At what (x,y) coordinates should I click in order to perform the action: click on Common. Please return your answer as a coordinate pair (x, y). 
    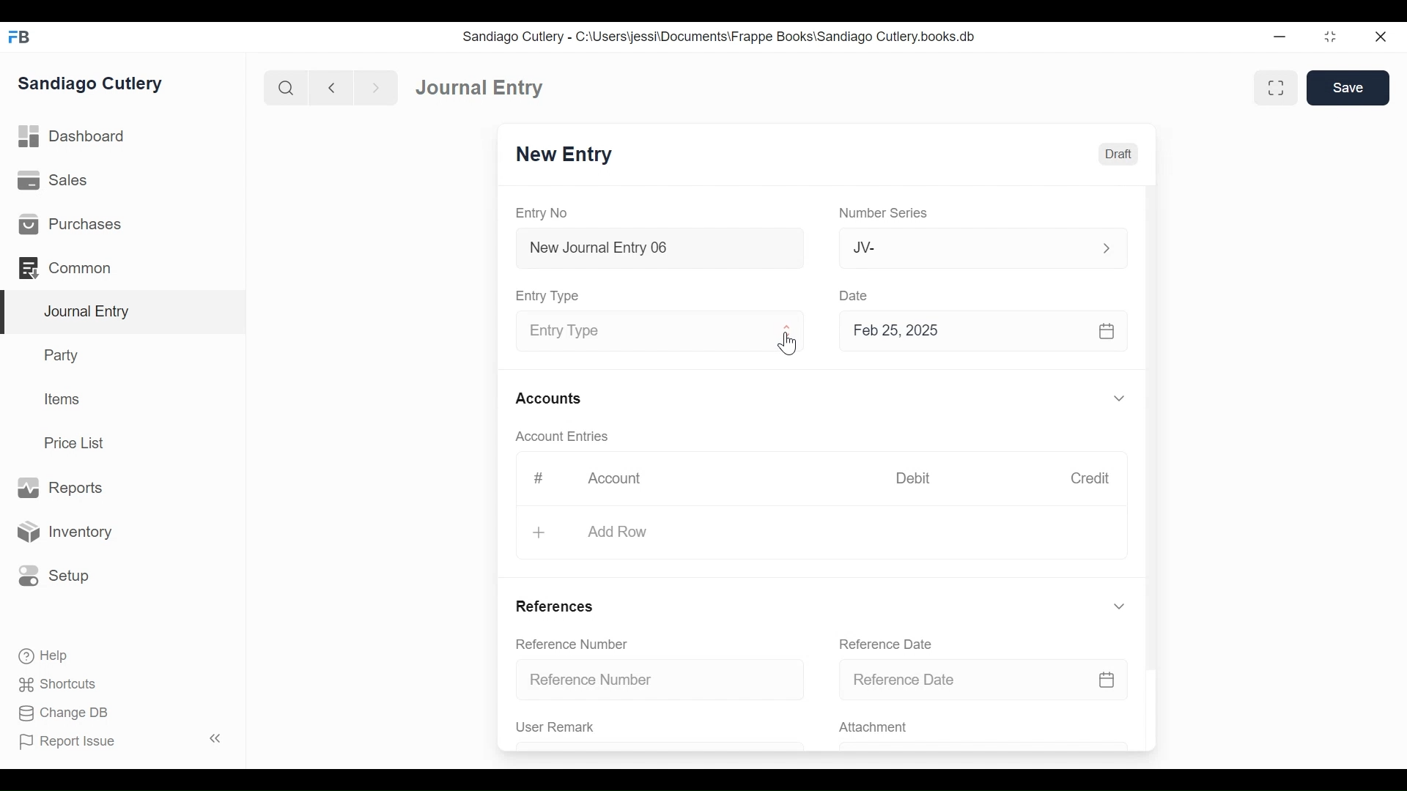
    Looking at the image, I should click on (73, 268).